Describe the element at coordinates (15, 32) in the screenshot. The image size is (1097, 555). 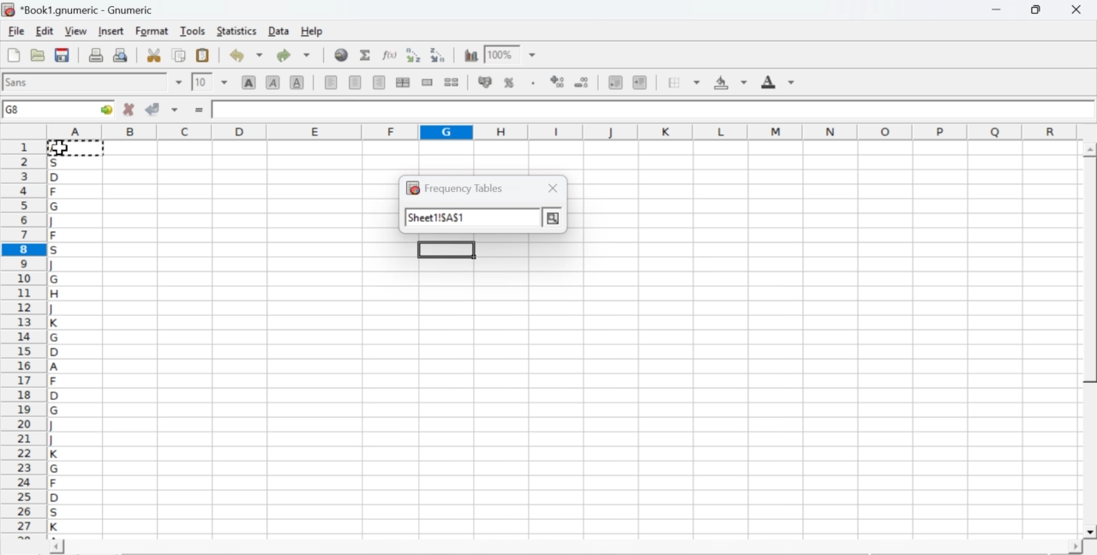
I see `file` at that location.